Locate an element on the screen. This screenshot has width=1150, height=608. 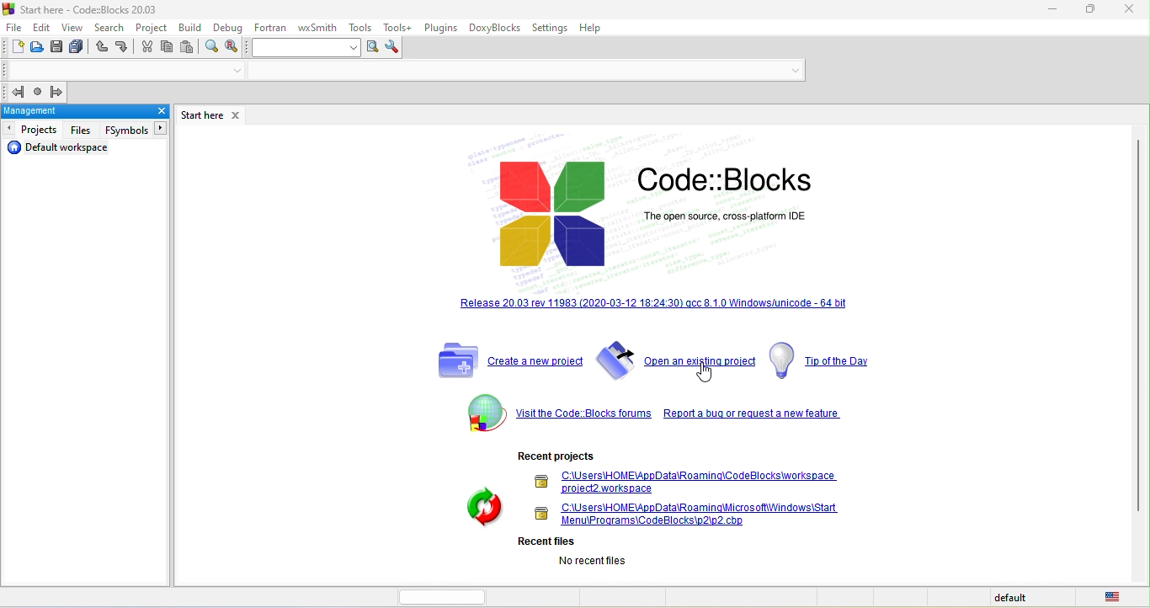
start here is located at coordinates (199, 115).